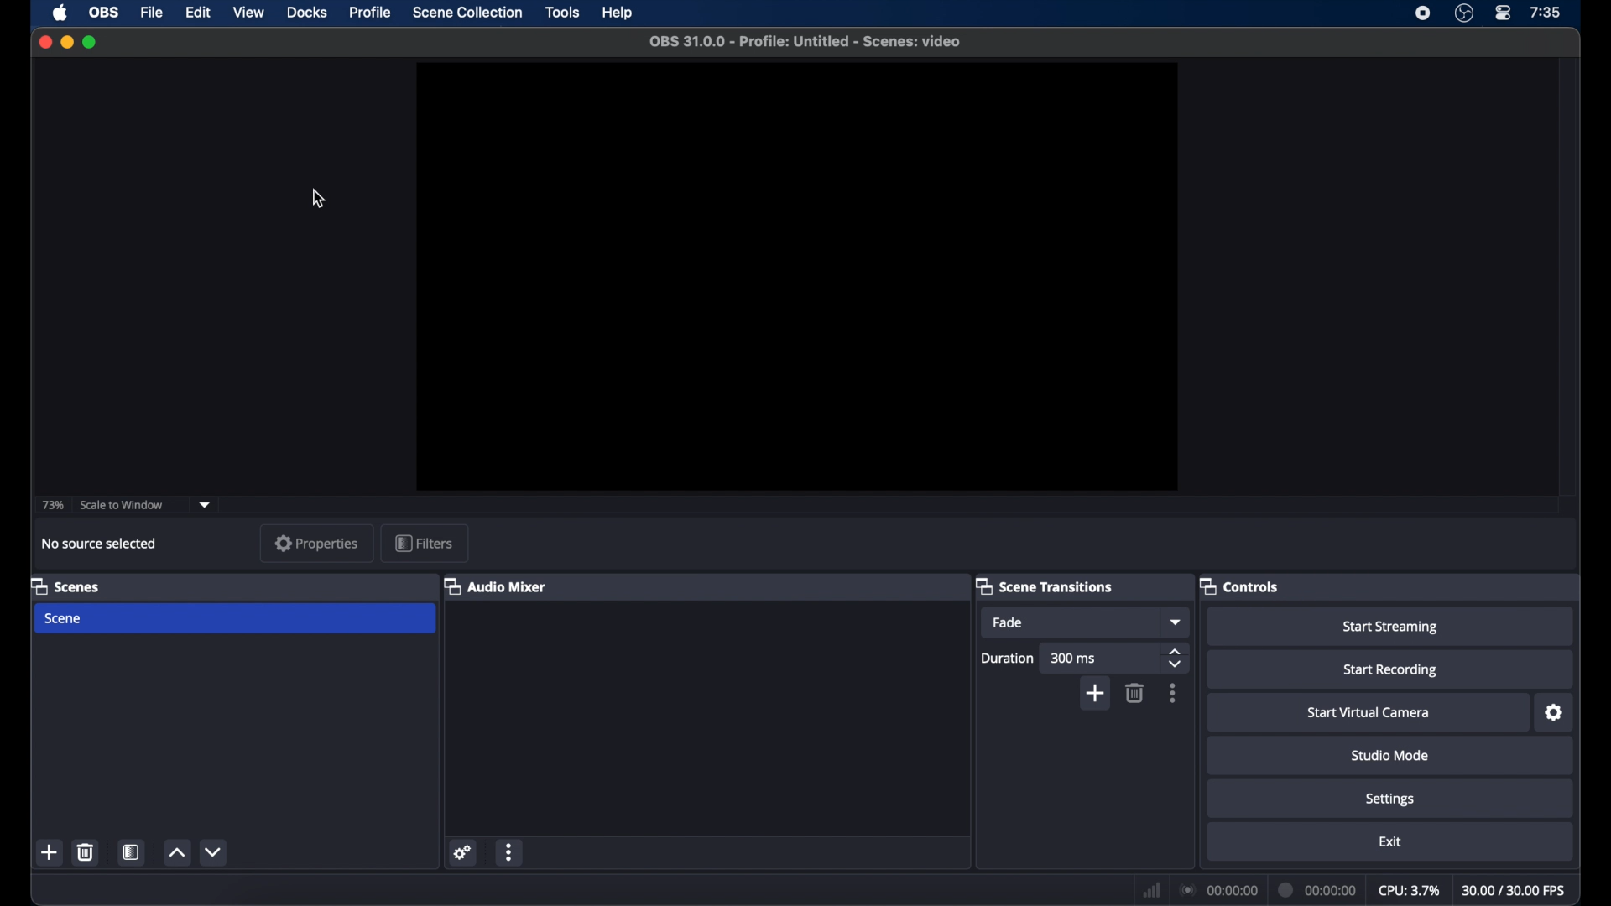 This screenshot has width=1611, height=906. I want to click on close, so click(44, 42).